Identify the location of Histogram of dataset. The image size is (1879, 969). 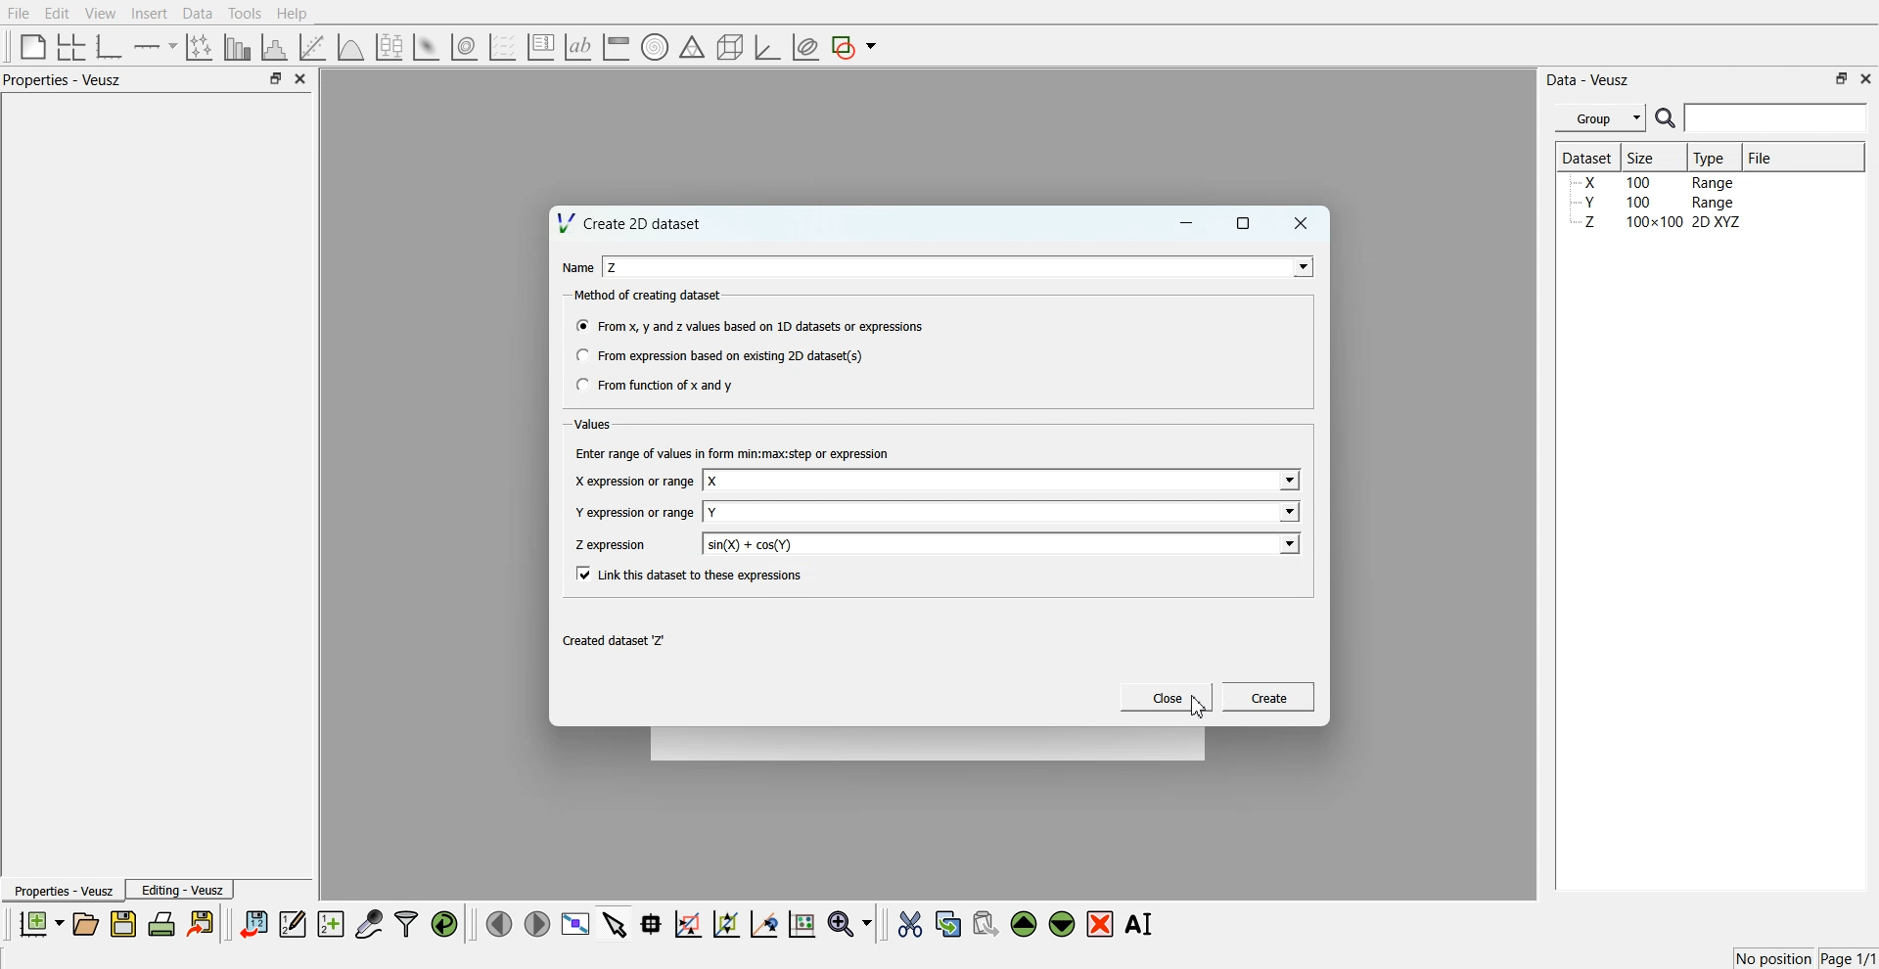
(272, 48).